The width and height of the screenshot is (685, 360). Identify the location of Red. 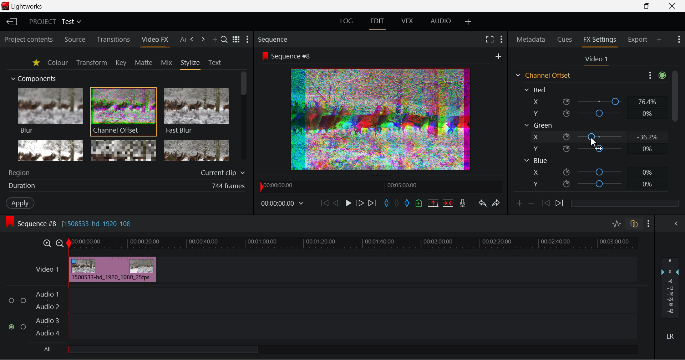
(537, 89).